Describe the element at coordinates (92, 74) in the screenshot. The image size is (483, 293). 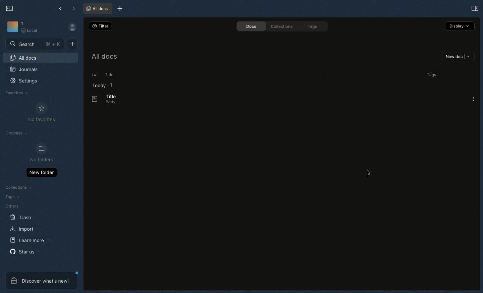
I see `Lists` at that location.